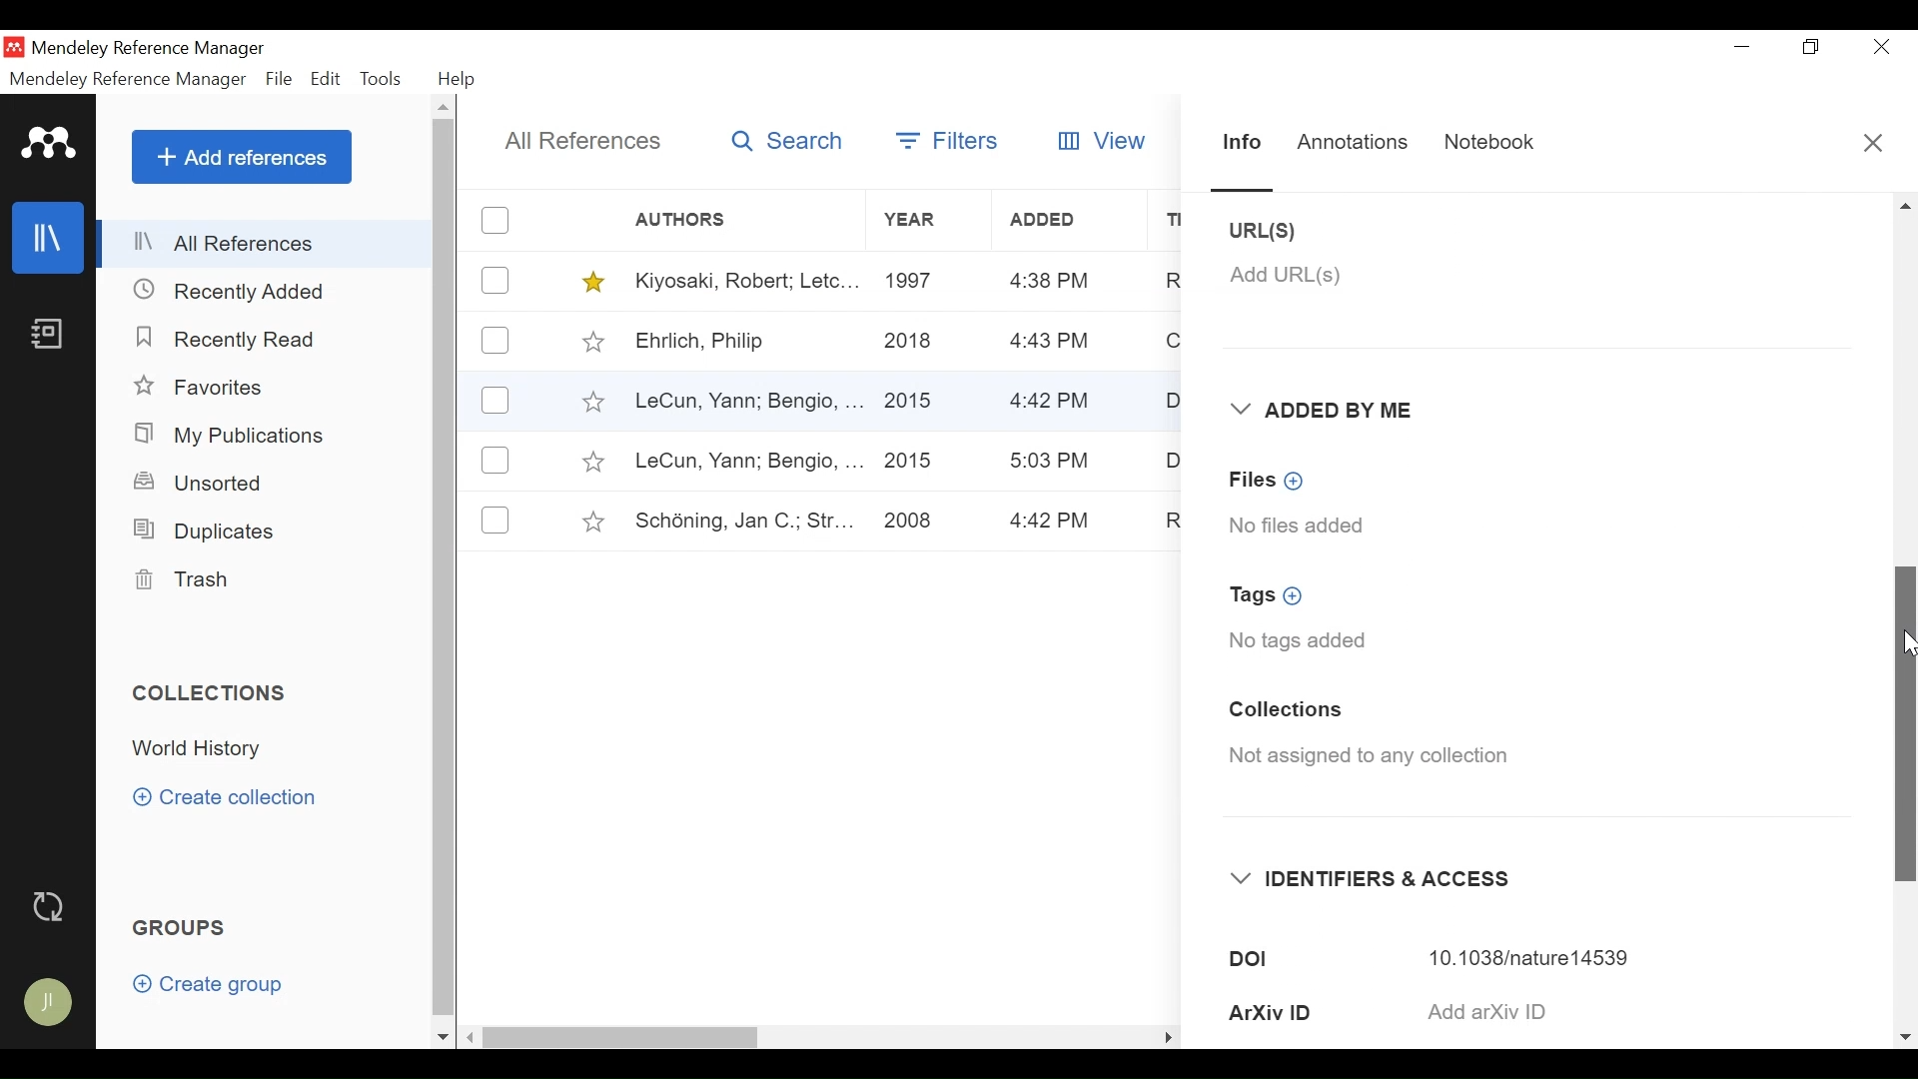 This screenshot has width=1918, height=1079. Describe the element at coordinates (201, 530) in the screenshot. I see `Duplicates` at that location.